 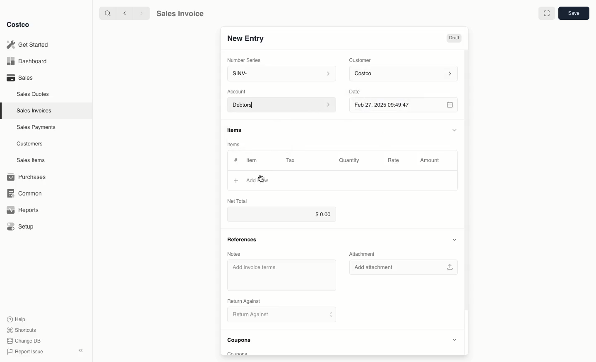 I want to click on cursor, so click(x=263, y=177).